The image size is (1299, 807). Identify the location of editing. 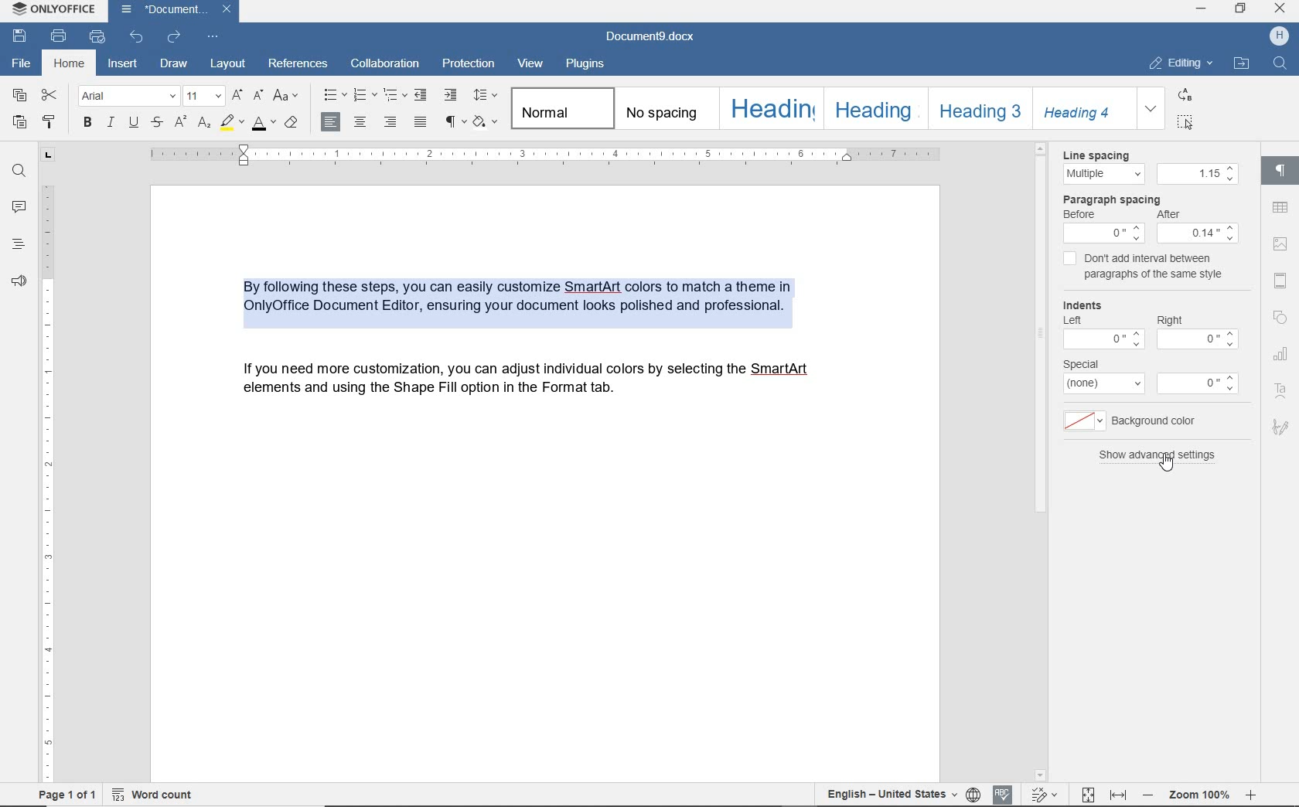
(1181, 63).